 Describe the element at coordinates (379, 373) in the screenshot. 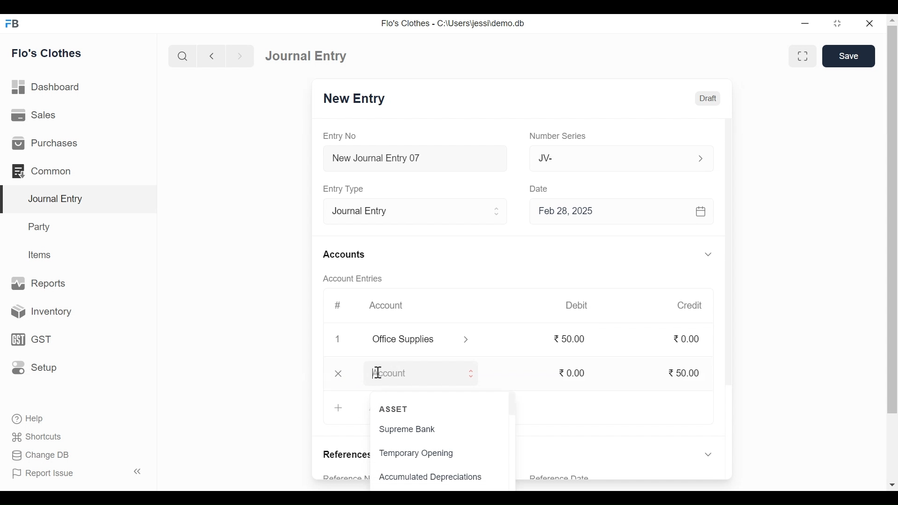

I see `Insertion Cursor` at that location.